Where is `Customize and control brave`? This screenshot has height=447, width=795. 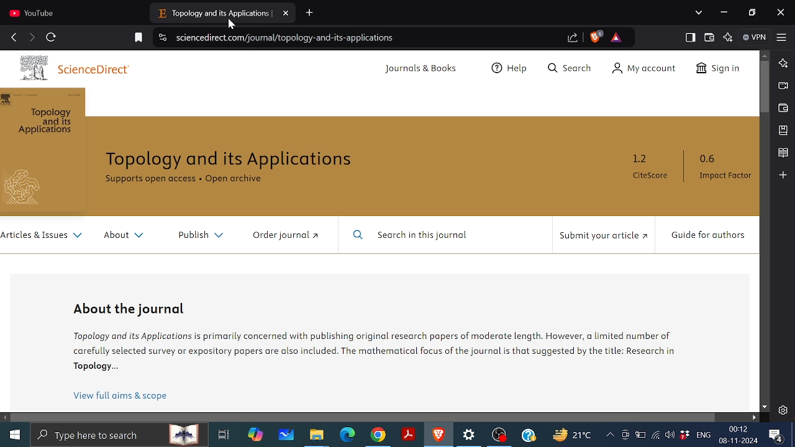 Customize and control brave is located at coordinates (782, 37).